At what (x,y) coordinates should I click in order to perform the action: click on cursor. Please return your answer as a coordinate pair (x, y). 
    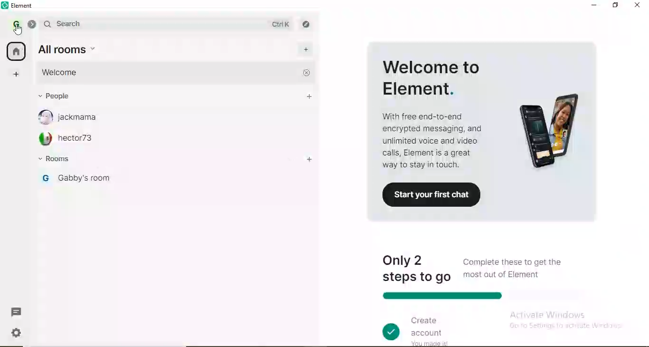
    Looking at the image, I should click on (18, 30).